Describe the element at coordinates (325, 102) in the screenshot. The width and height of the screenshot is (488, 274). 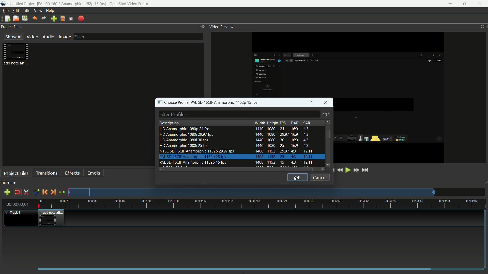
I see `close window` at that location.